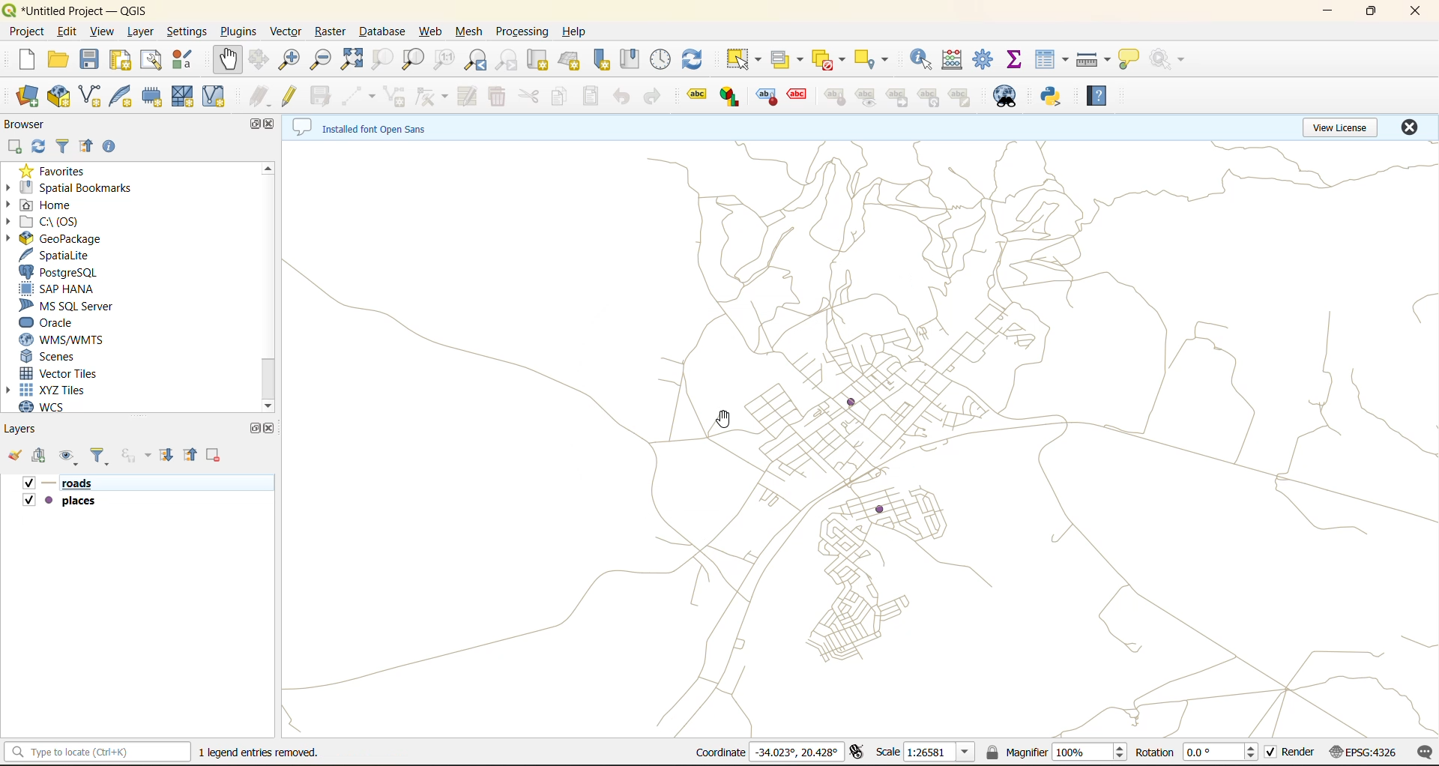 This screenshot has width=1439, height=766. I want to click on style manager, so click(181, 58).